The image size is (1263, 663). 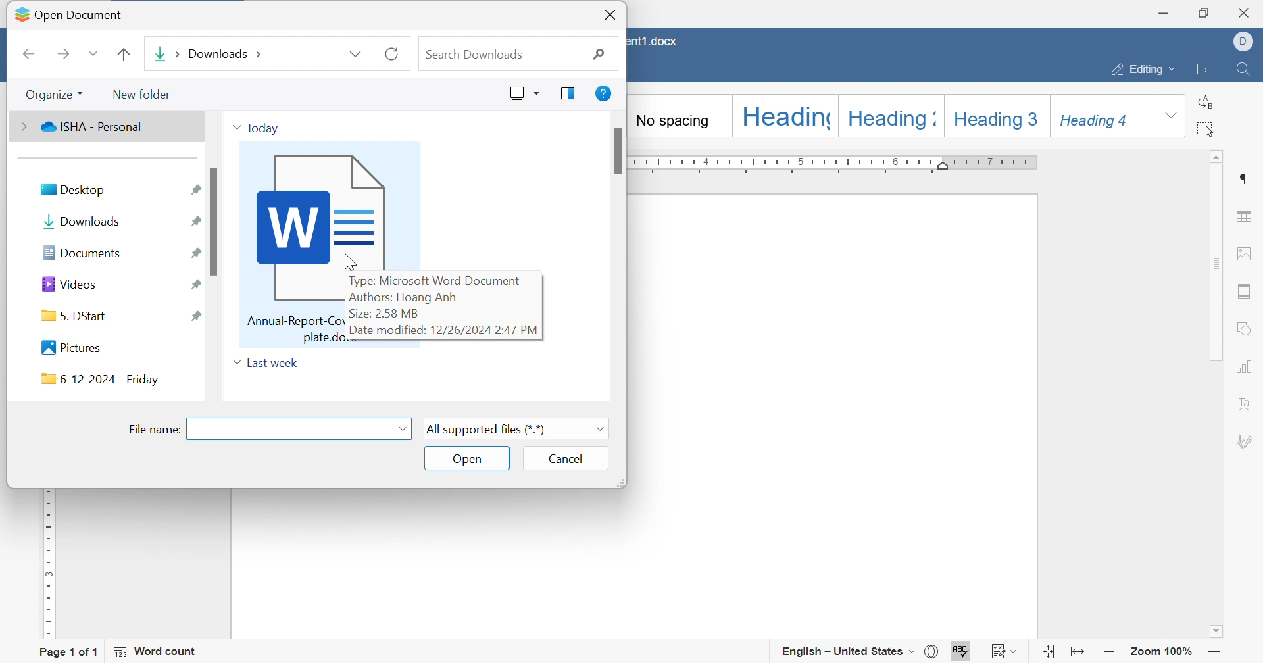 I want to click on pinned folders, so click(x=193, y=251).